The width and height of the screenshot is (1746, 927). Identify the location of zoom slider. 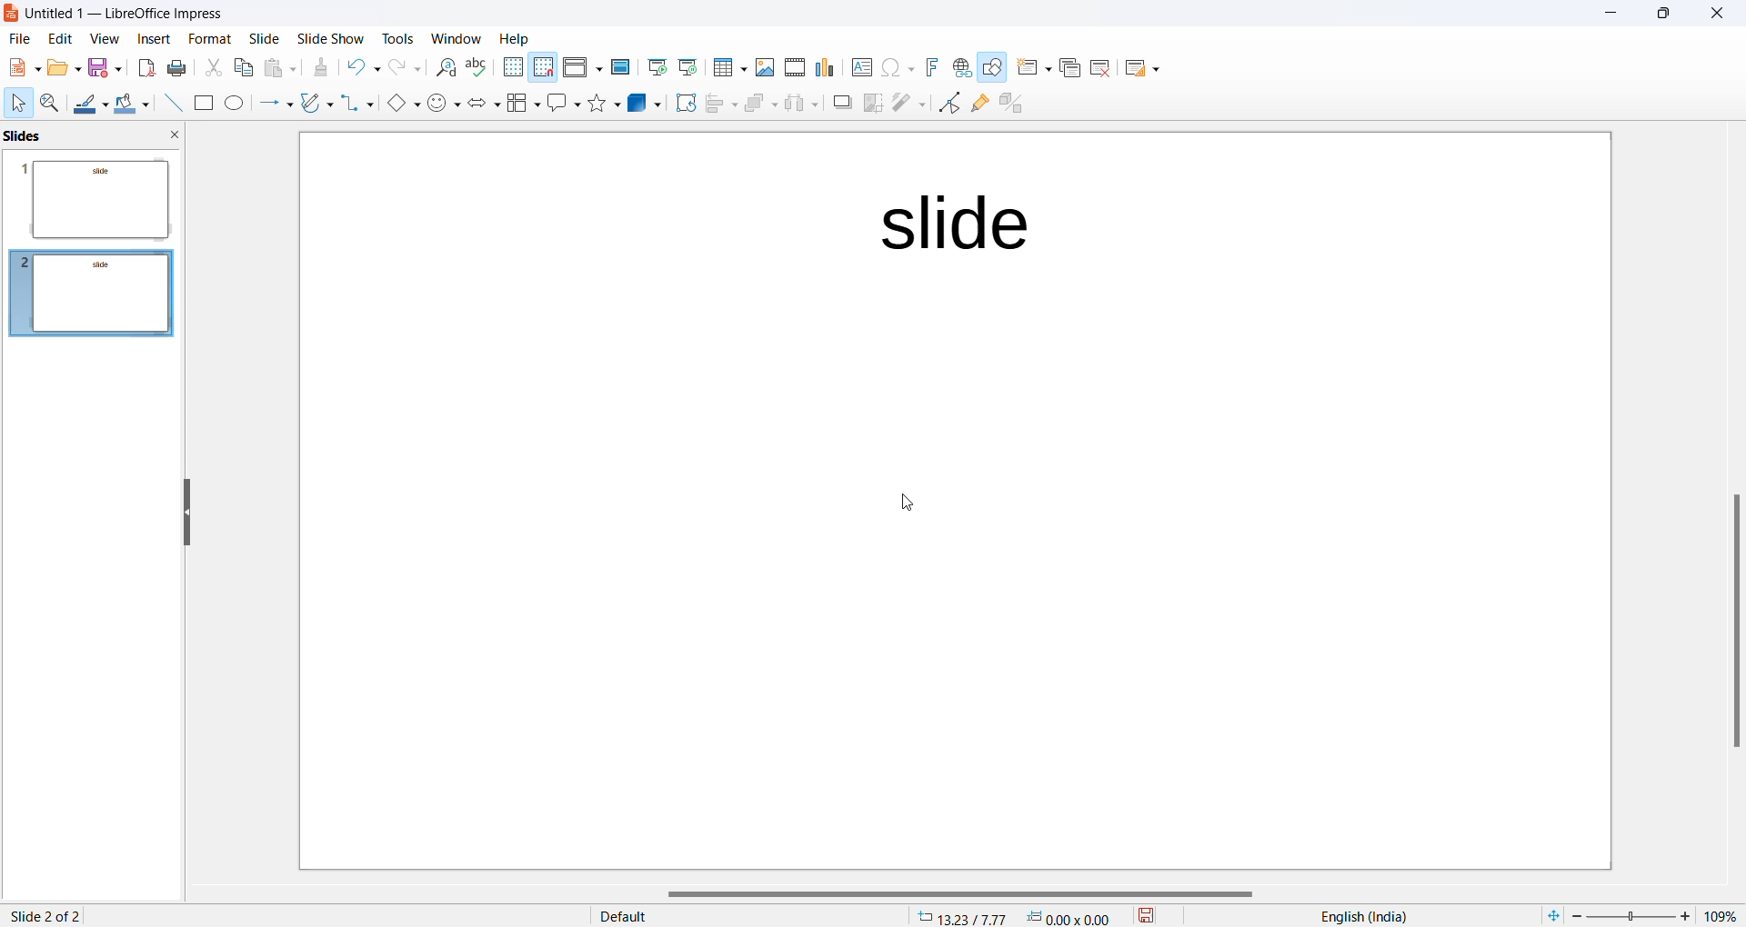
(1635, 914).